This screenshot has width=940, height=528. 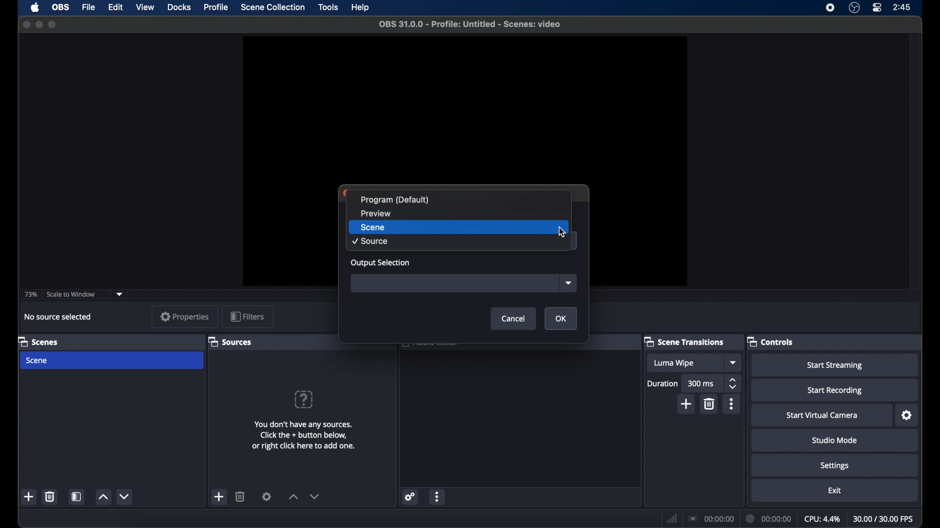 What do you see at coordinates (230, 342) in the screenshot?
I see `sources` at bounding box center [230, 342].